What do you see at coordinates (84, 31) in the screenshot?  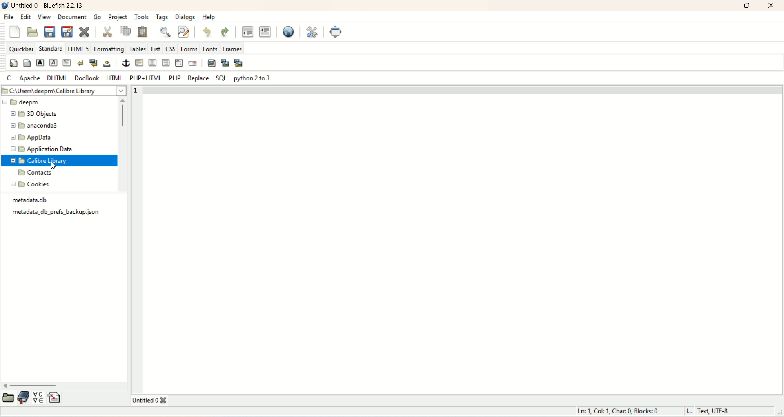 I see `close current file` at bounding box center [84, 31].